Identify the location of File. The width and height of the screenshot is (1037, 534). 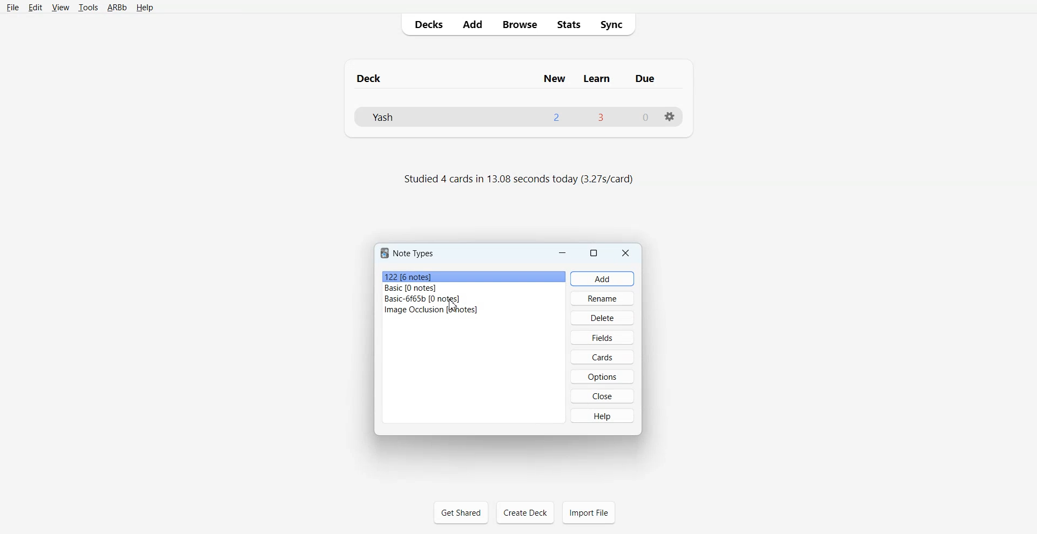
(13, 8).